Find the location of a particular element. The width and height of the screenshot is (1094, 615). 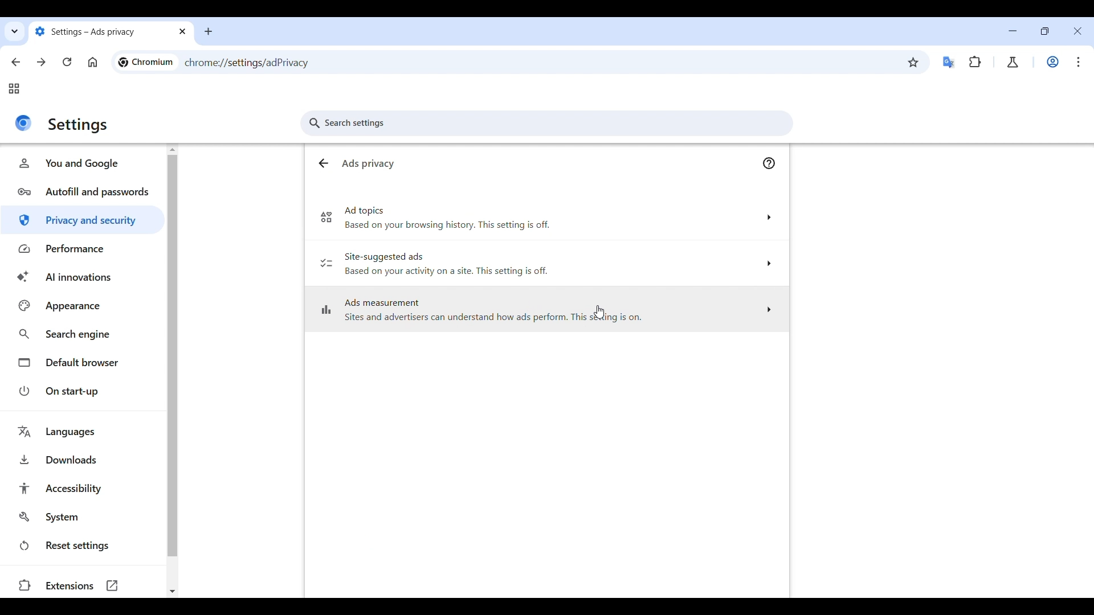

Tab name changed is located at coordinates (111, 32).